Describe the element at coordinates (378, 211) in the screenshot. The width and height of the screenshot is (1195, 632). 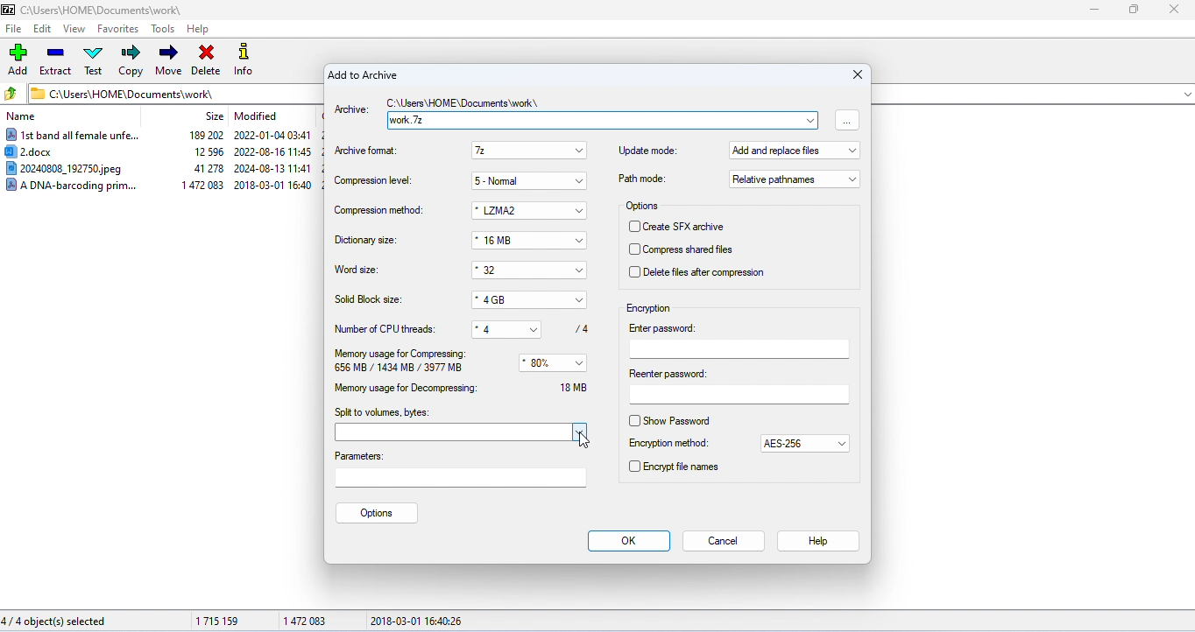
I see `compression method` at that location.